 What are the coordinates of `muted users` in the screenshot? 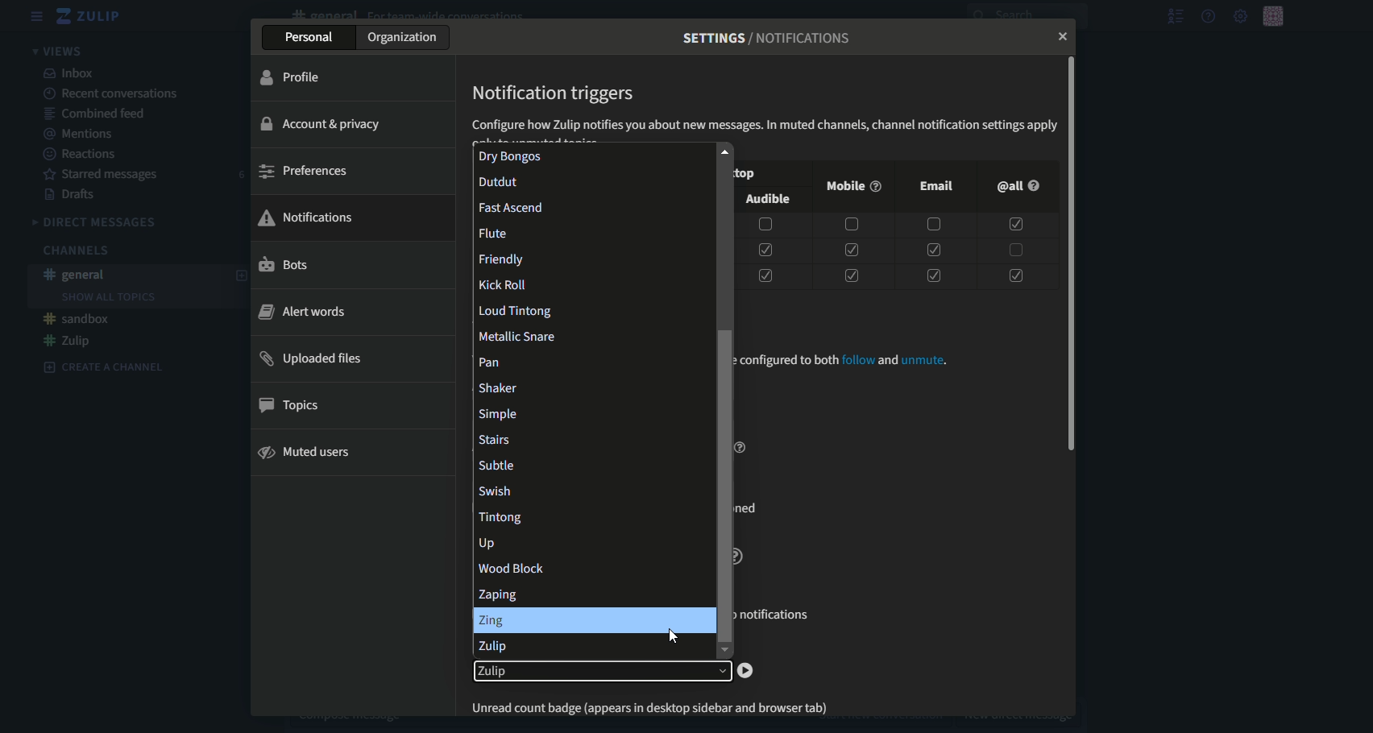 It's located at (307, 453).